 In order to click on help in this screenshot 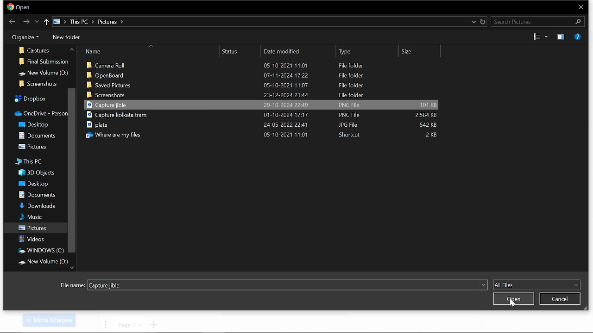, I will do `click(578, 37)`.